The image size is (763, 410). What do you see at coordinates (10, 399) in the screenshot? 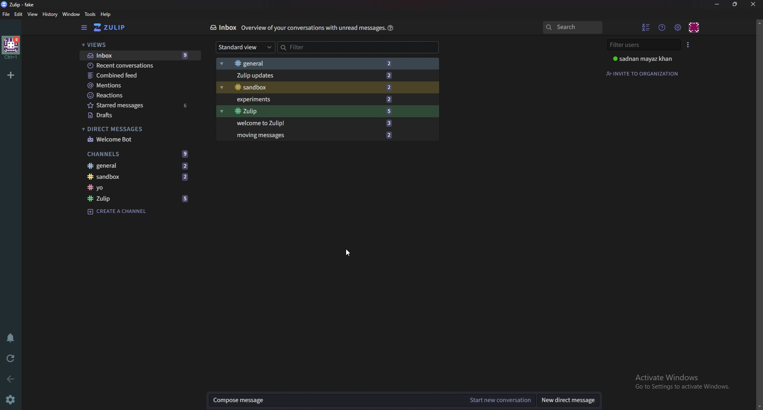
I see `settings` at bounding box center [10, 399].